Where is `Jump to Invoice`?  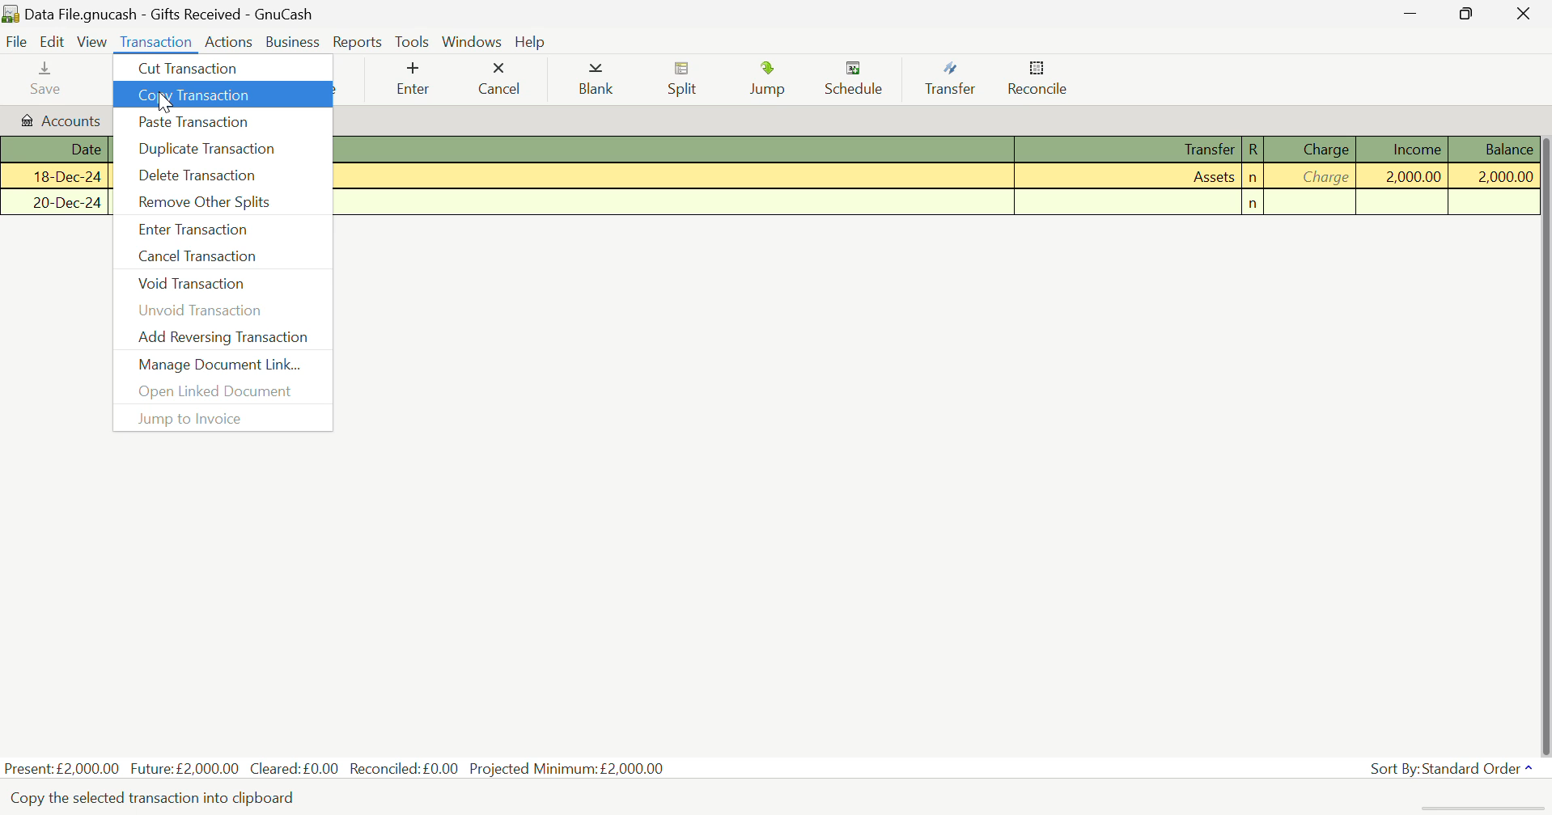 Jump to Invoice is located at coordinates (224, 417).